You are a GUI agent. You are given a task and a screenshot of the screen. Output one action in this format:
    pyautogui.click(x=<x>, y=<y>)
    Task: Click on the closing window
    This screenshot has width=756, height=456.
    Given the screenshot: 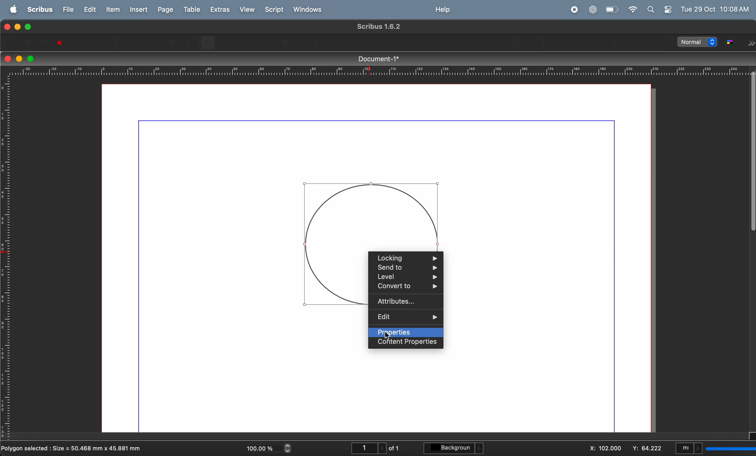 What is the action you would take?
    pyautogui.click(x=8, y=59)
    